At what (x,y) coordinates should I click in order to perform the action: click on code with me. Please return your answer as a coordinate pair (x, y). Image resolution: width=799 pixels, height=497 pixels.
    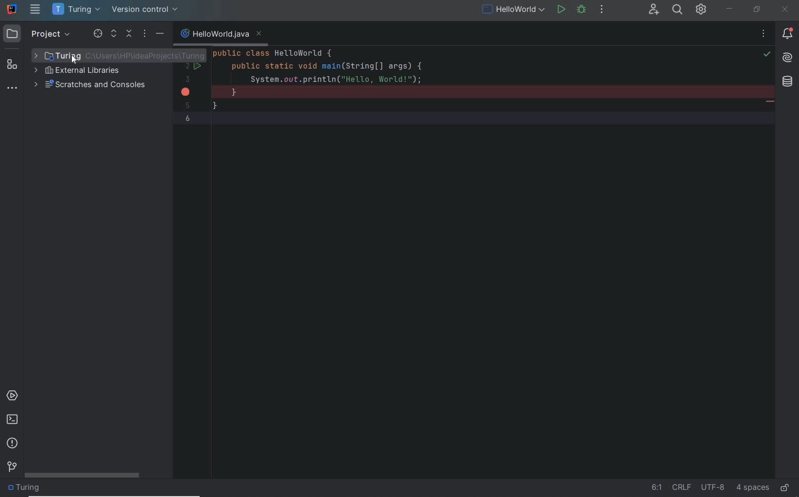
    Looking at the image, I should click on (654, 10).